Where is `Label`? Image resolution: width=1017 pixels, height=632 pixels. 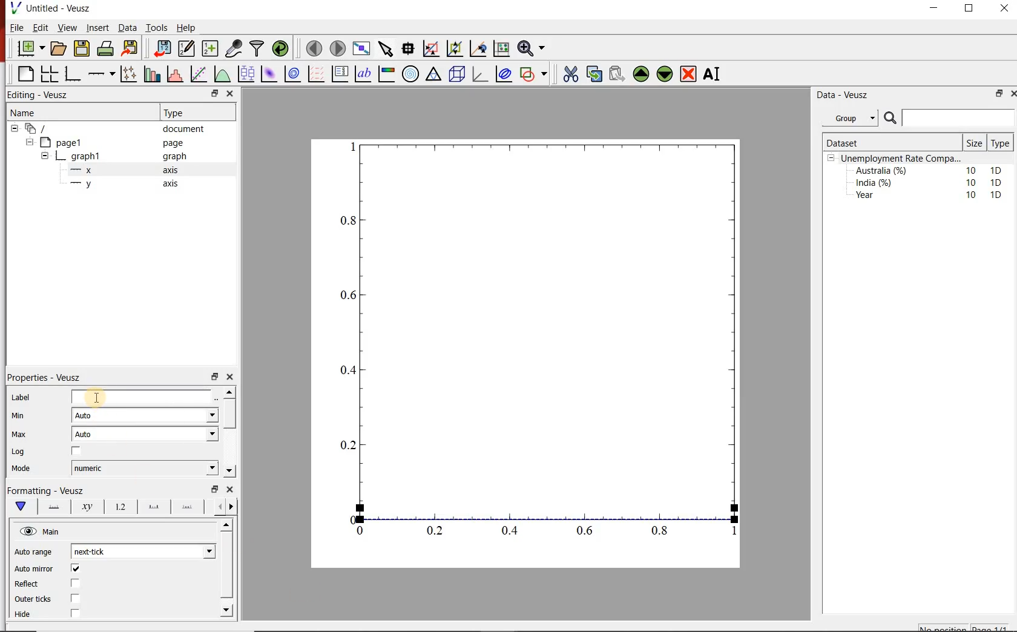
Label is located at coordinates (21, 398).